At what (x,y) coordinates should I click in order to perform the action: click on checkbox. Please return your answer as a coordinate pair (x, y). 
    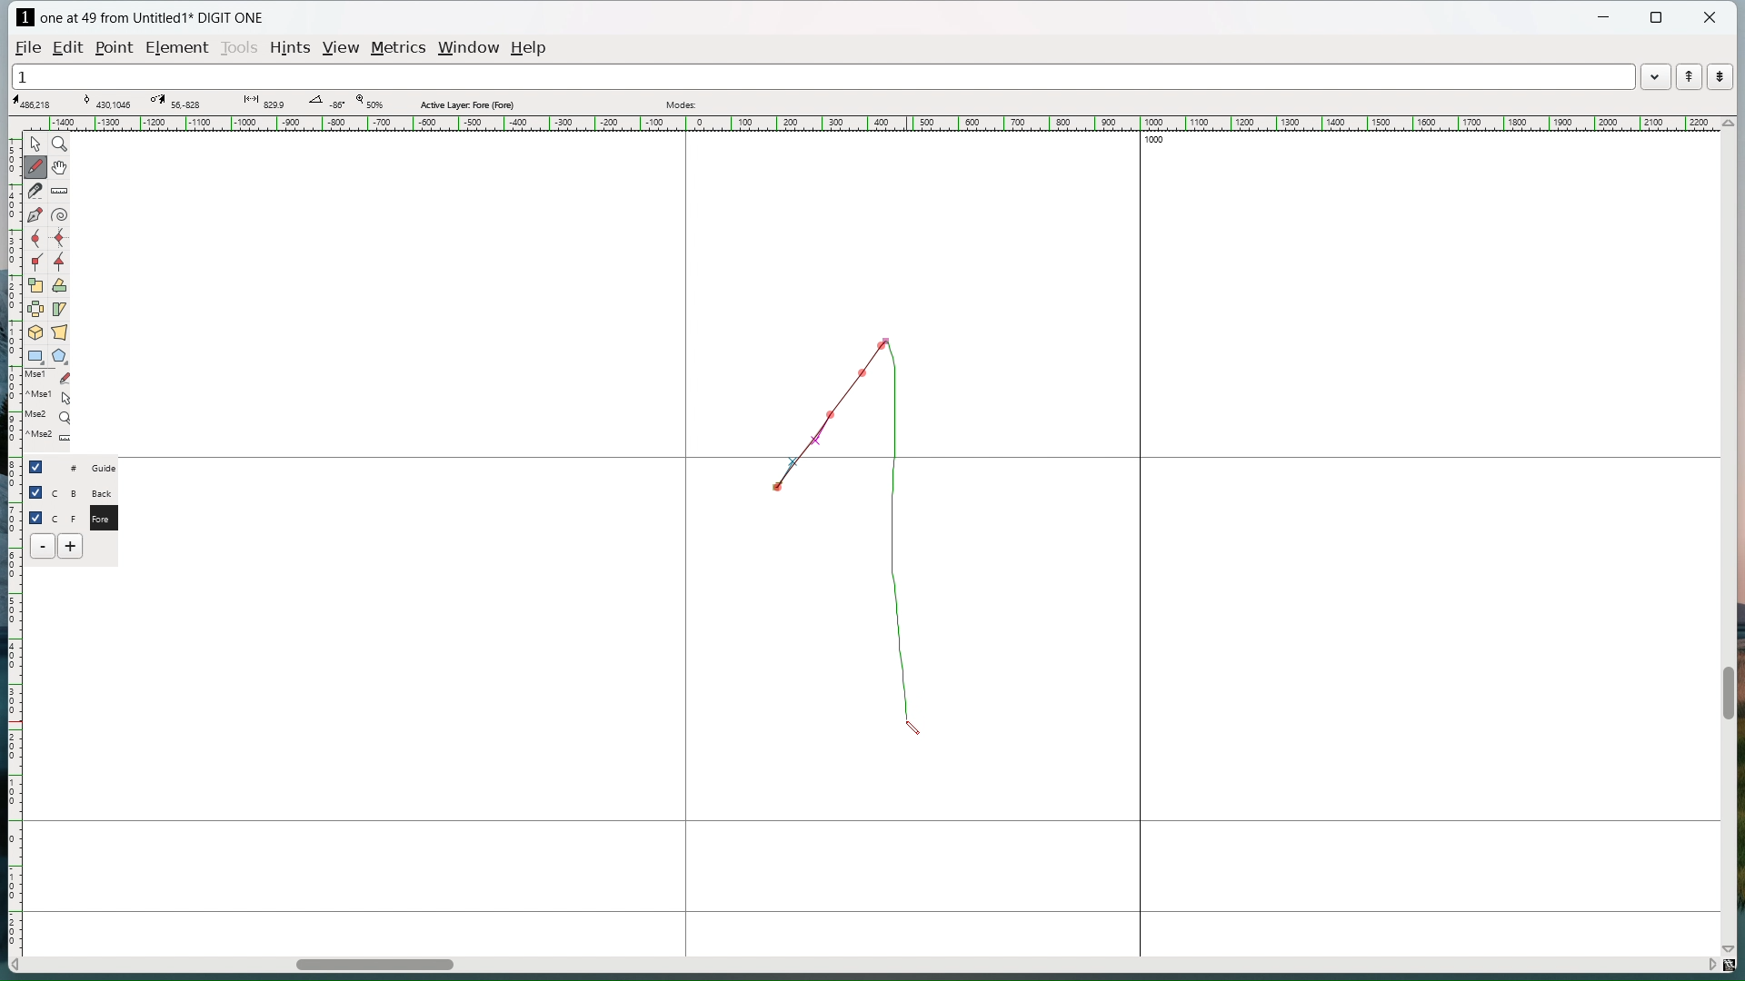
    Looking at the image, I should click on (36, 516).